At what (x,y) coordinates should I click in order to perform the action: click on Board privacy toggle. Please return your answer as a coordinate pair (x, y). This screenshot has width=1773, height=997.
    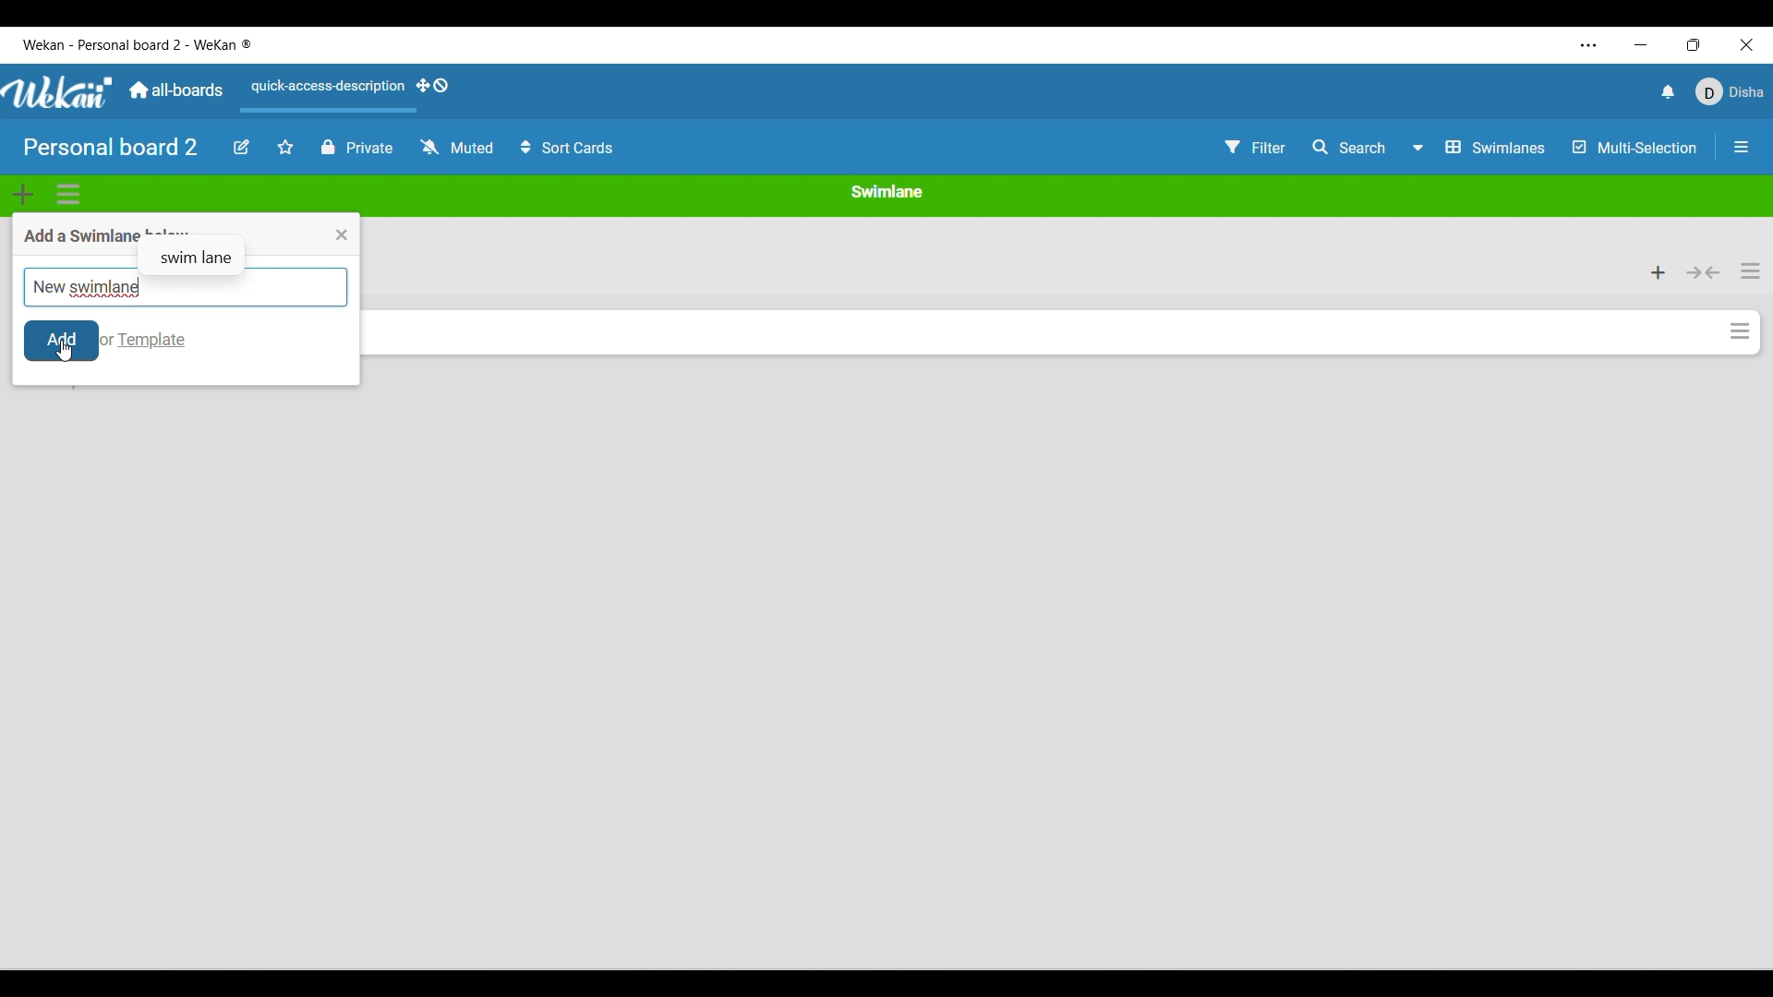
    Looking at the image, I should click on (358, 147).